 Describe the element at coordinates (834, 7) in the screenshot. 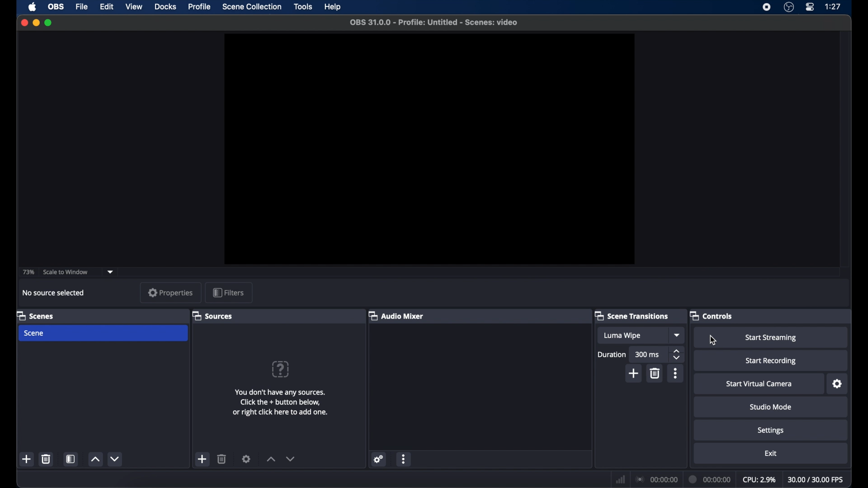

I see `1.27` at that location.